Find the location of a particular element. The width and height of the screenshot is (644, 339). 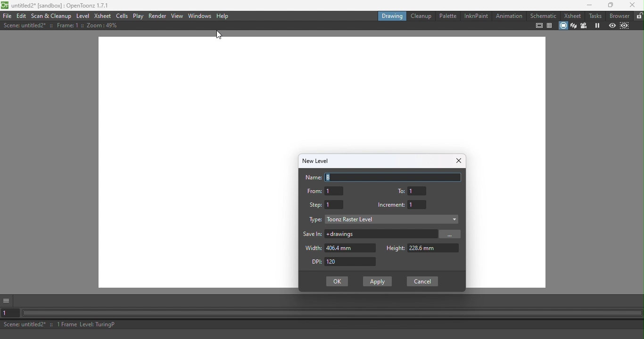

Drawing is located at coordinates (392, 16).